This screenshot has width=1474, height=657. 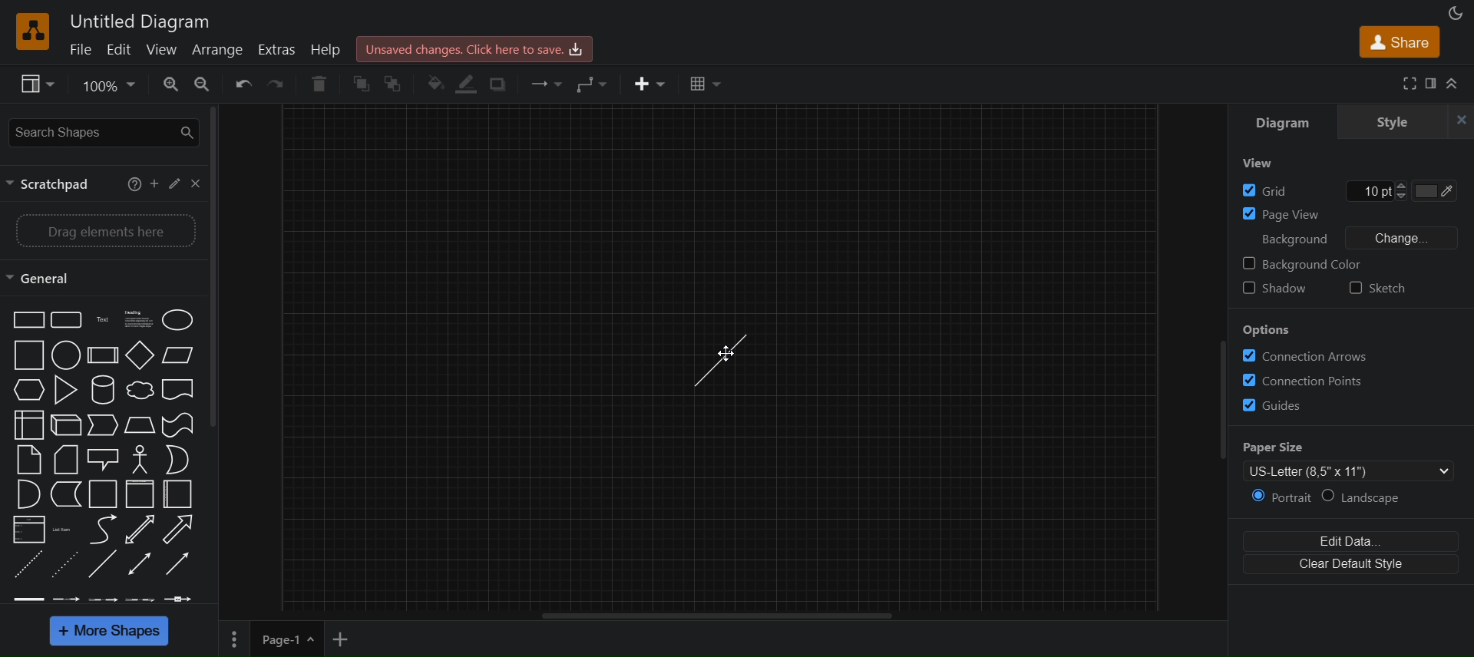 What do you see at coordinates (138, 530) in the screenshot?
I see `Bidirectional arrow` at bounding box center [138, 530].